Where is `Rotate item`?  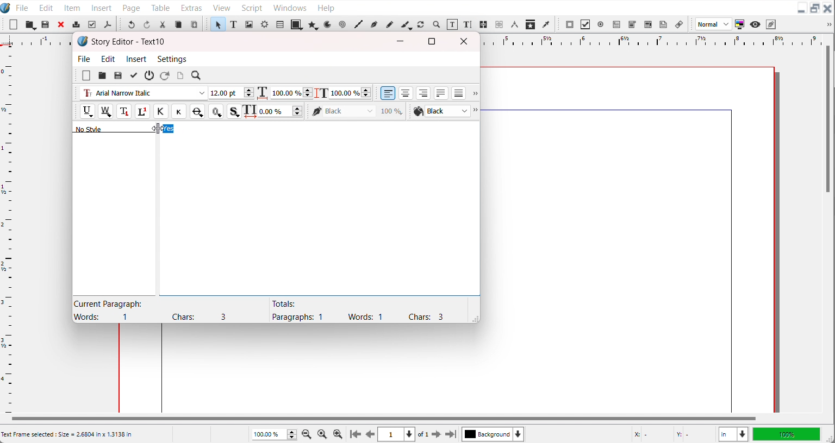 Rotate item is located at coordinates (421, 24).